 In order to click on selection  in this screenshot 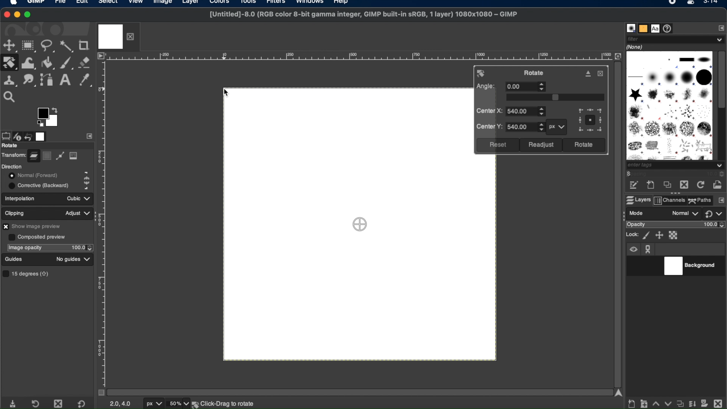, I will do `click(47, 156)`.